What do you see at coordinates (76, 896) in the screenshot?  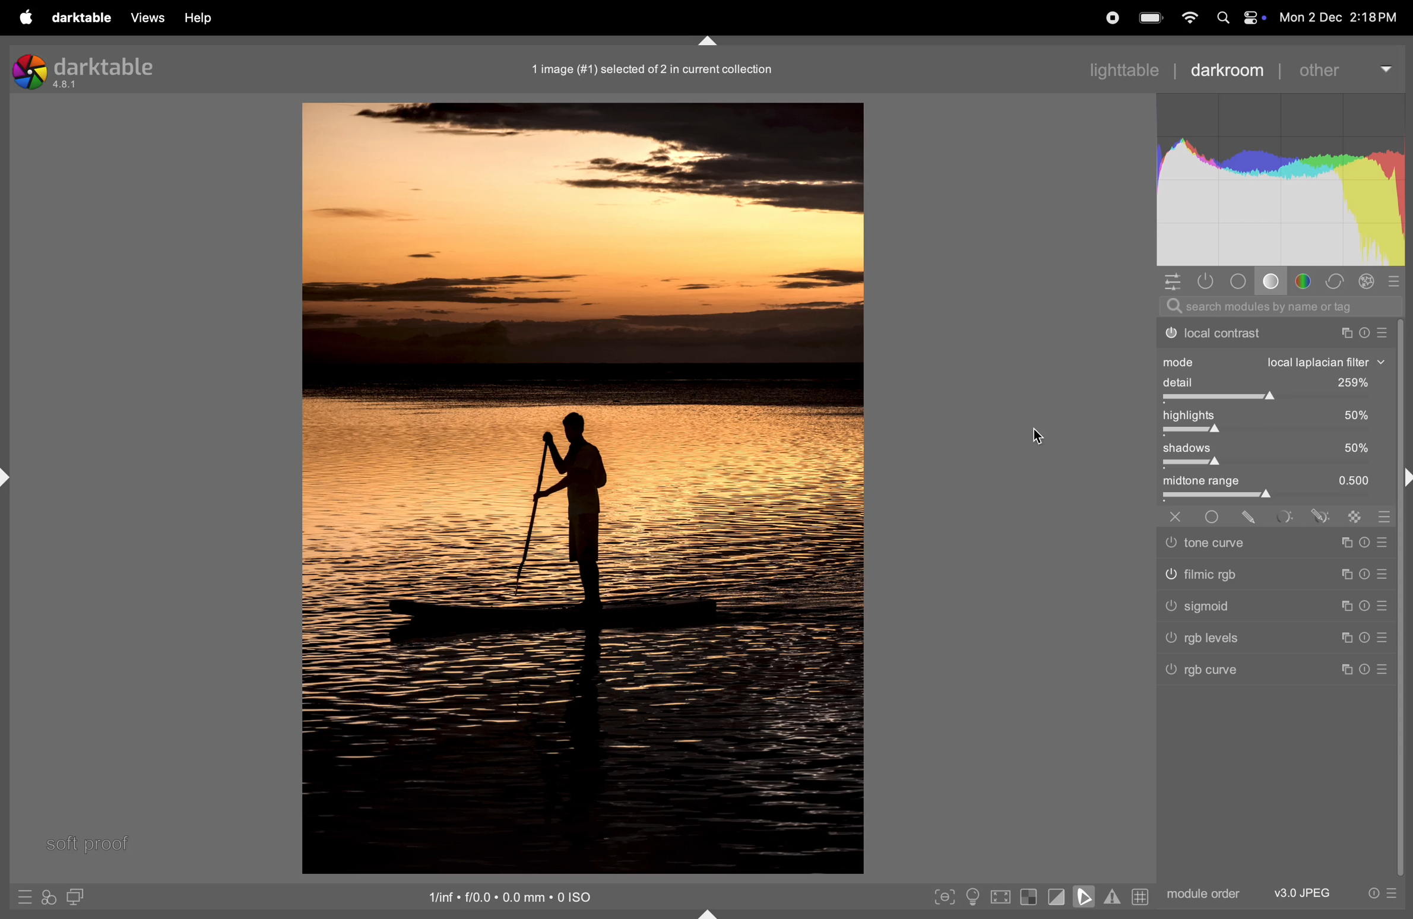 I see `display second image` at bounding box center [76, 896].